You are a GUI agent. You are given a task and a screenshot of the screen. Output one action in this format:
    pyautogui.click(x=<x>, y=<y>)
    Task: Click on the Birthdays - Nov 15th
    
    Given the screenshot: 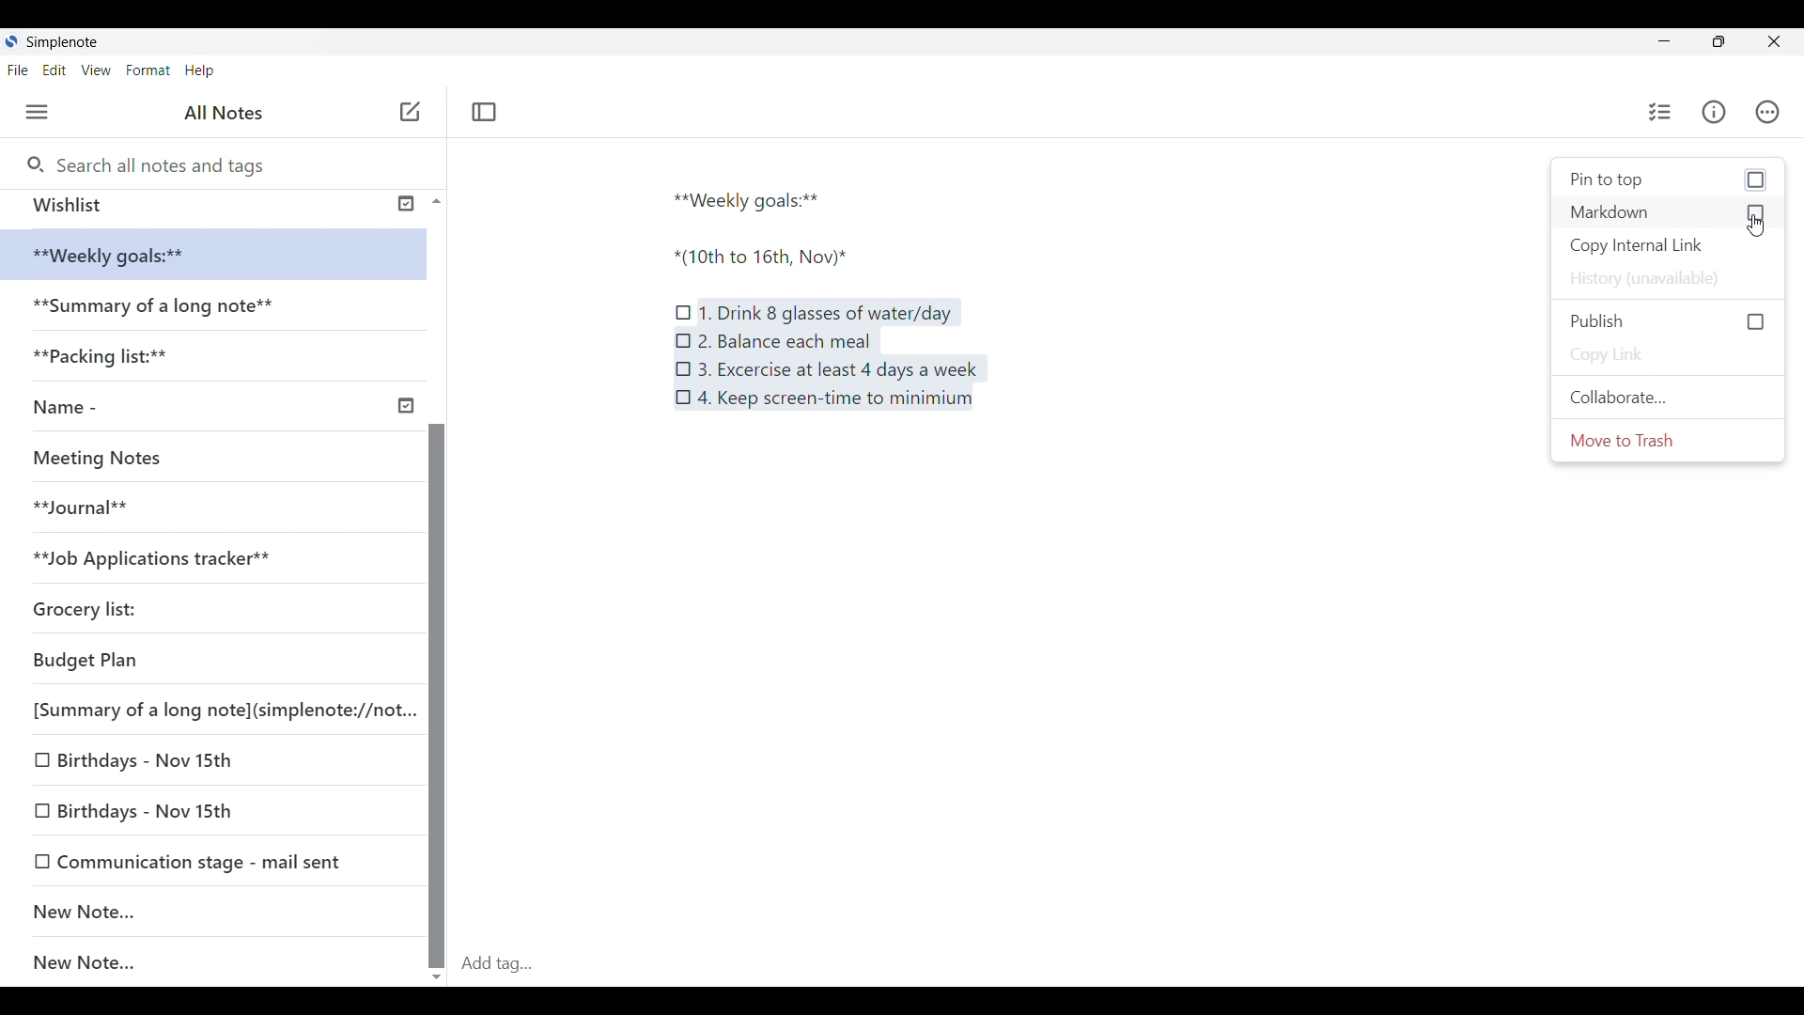 What is the action you would take?
    pyautogui.click(x=204, y=806)
    